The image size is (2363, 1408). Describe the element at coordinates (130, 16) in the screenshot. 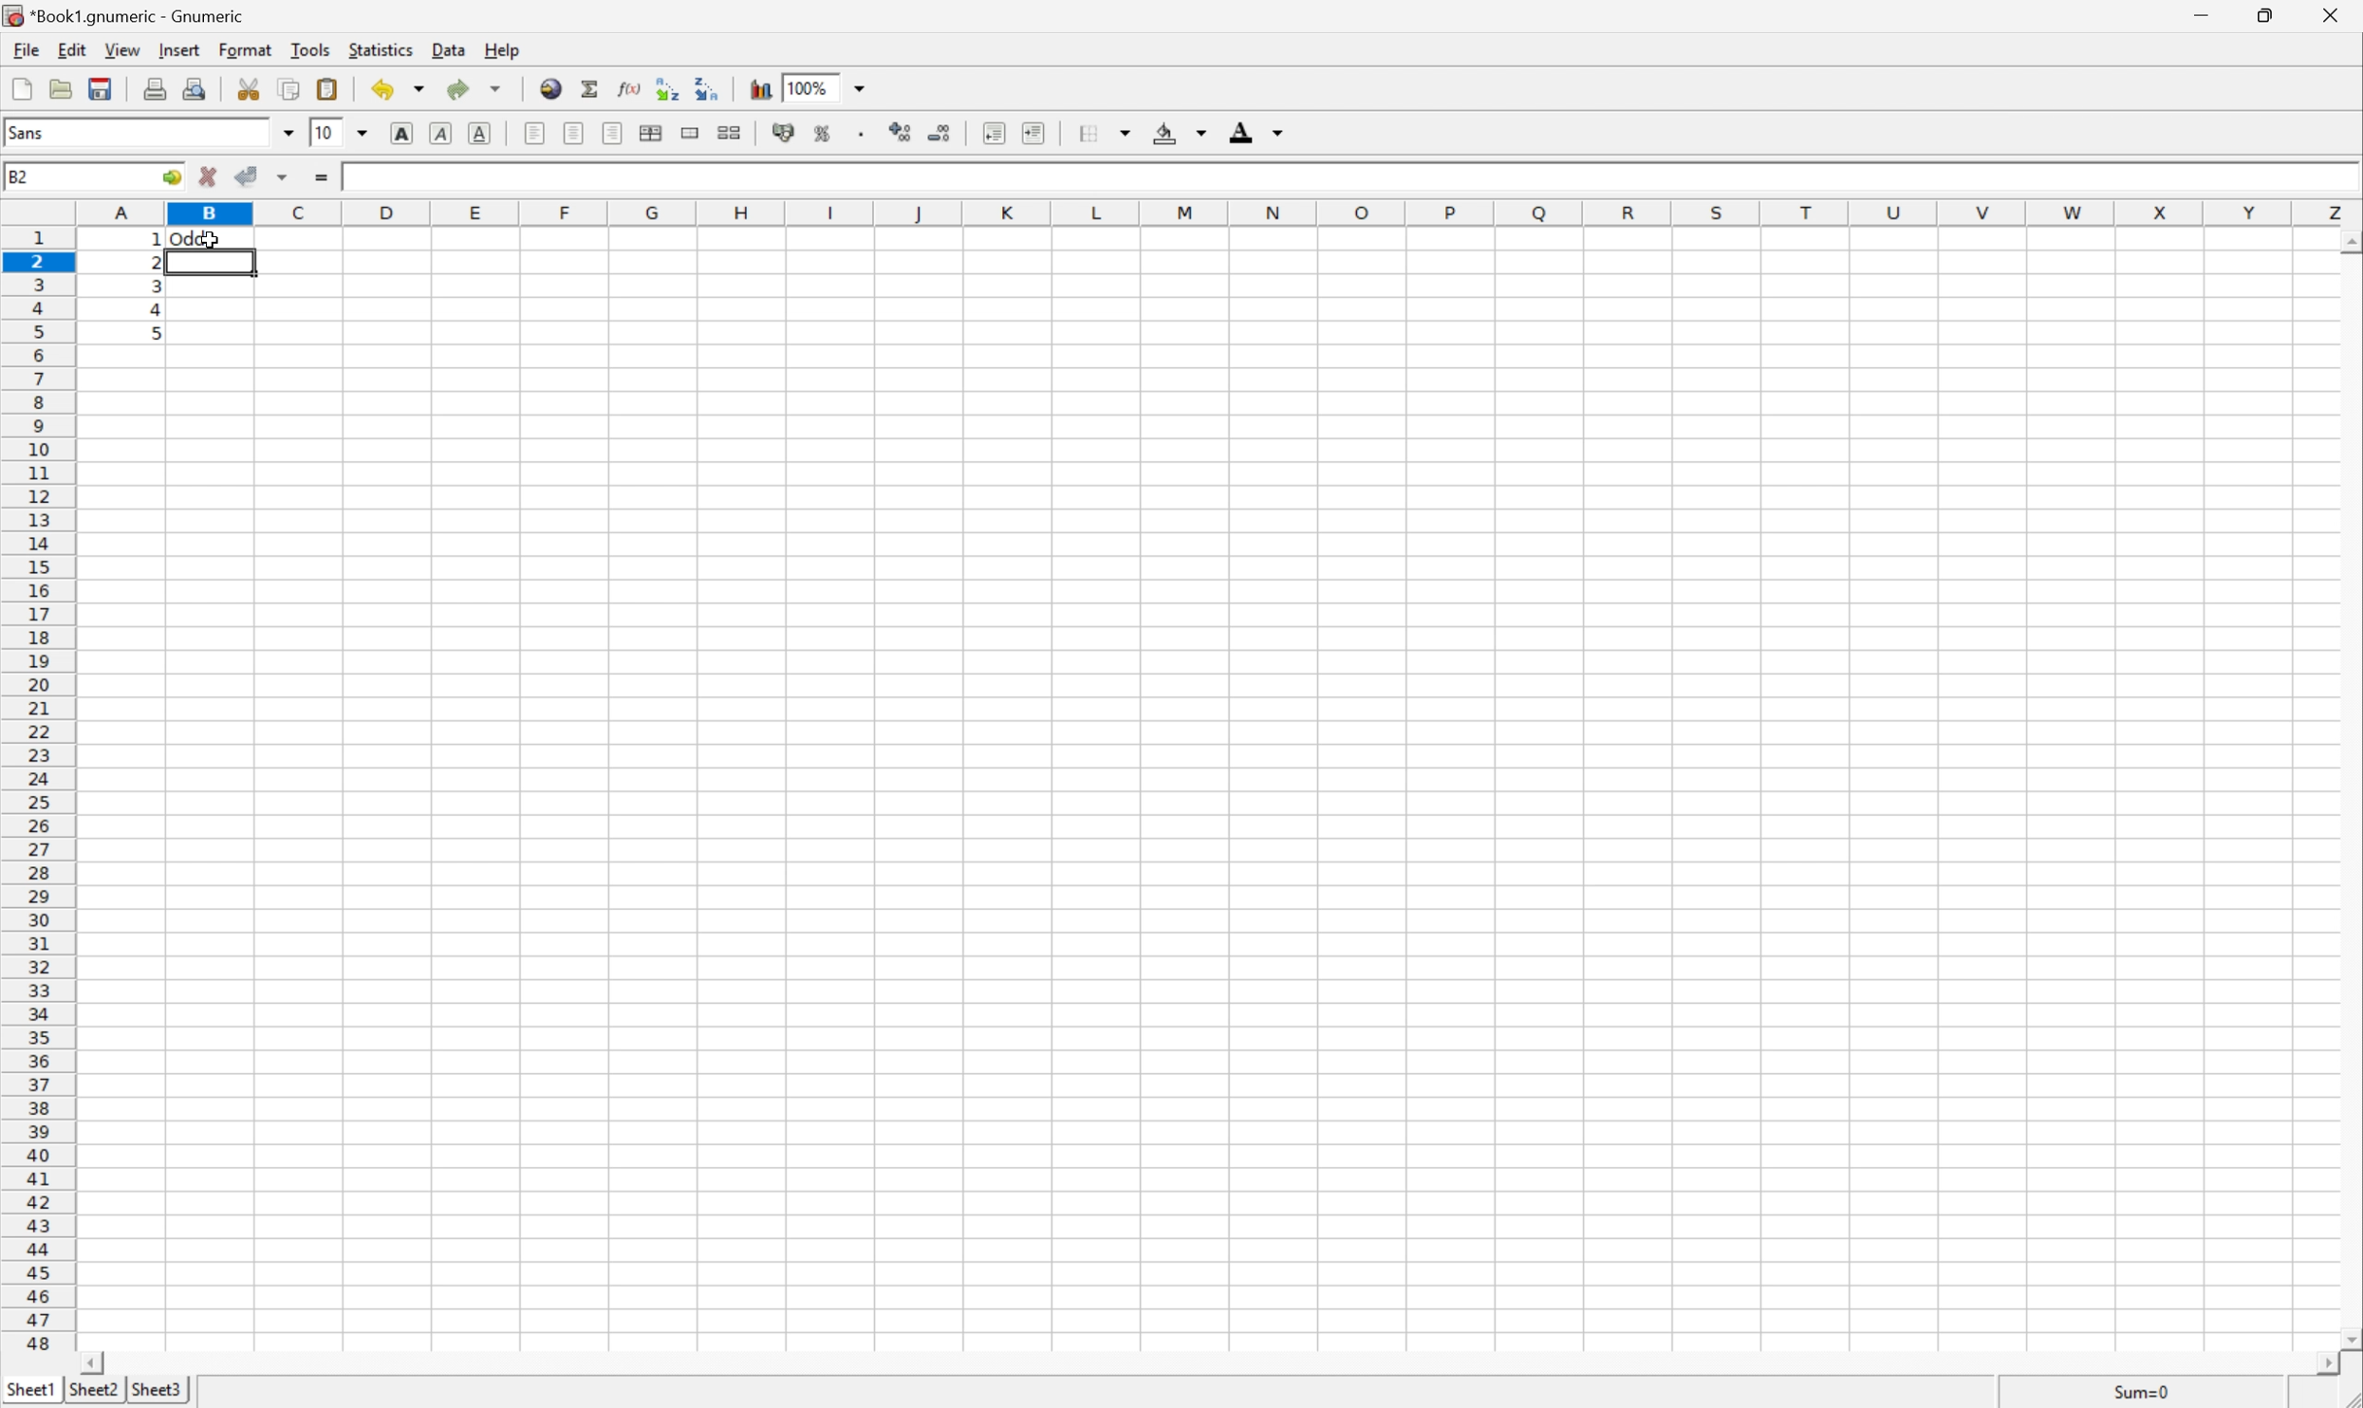

I see `*Book1.gnumeric - Gnumeric` at that location.